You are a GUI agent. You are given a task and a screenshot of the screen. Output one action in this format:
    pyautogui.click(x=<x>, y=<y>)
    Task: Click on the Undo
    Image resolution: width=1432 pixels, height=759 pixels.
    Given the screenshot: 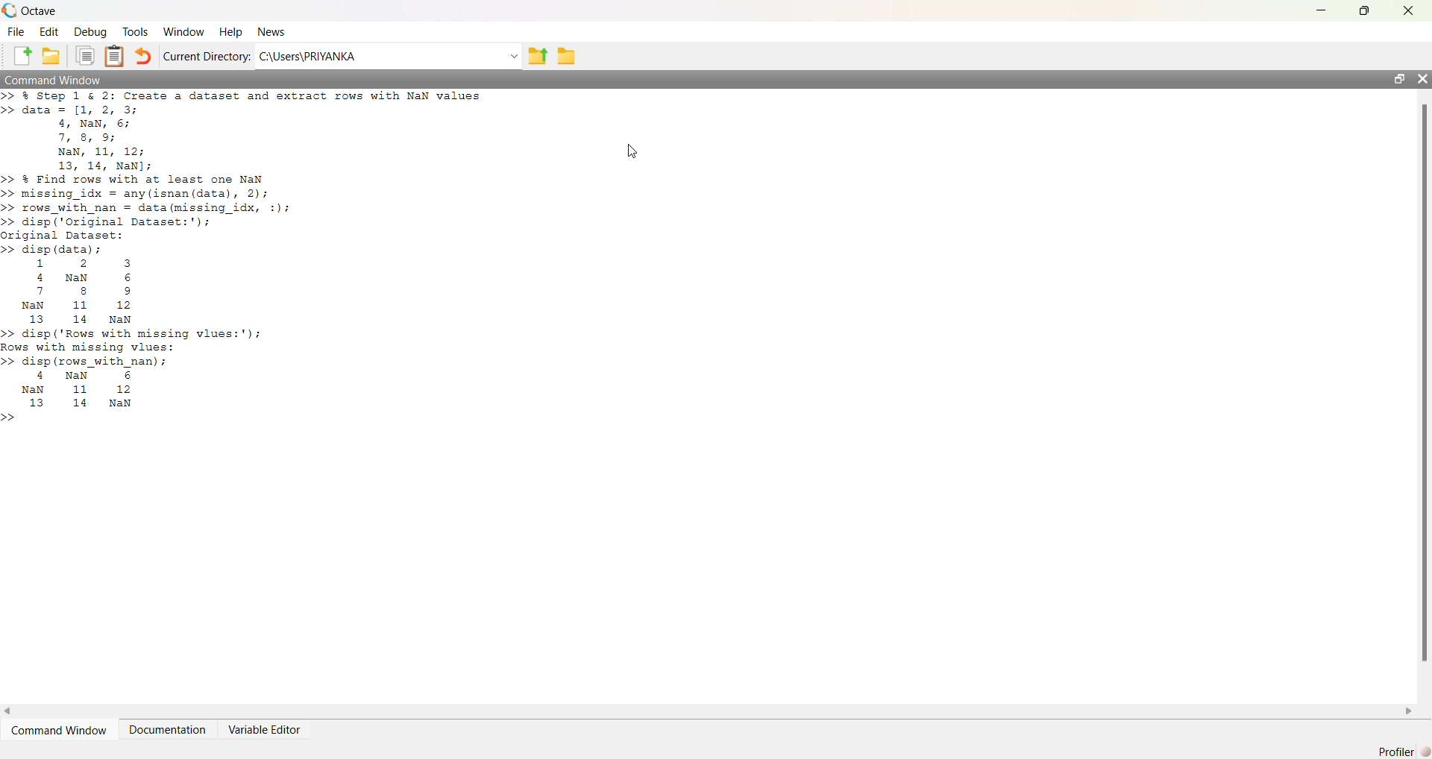 What is the action you would take?
    pyautogui.click(x=142, y=56)
    